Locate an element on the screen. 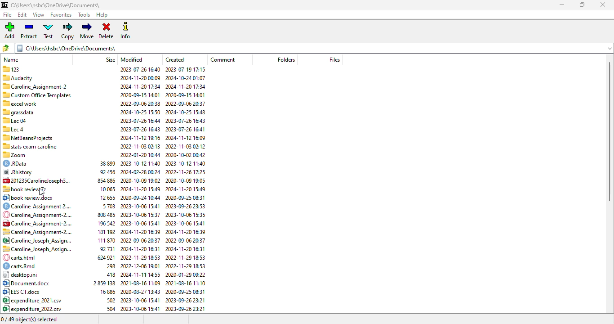 The image size is (614, 324). copy is located at coordinates (67, 31).